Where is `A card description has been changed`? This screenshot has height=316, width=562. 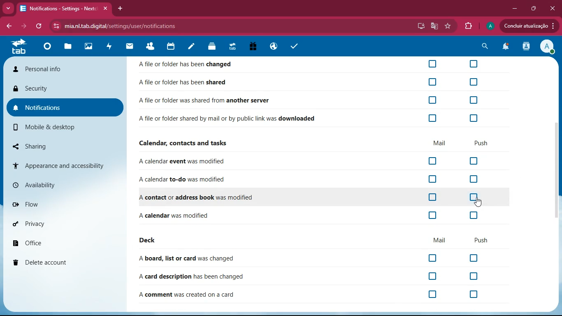 A card description has been changed is located at coordinates (190, 276).